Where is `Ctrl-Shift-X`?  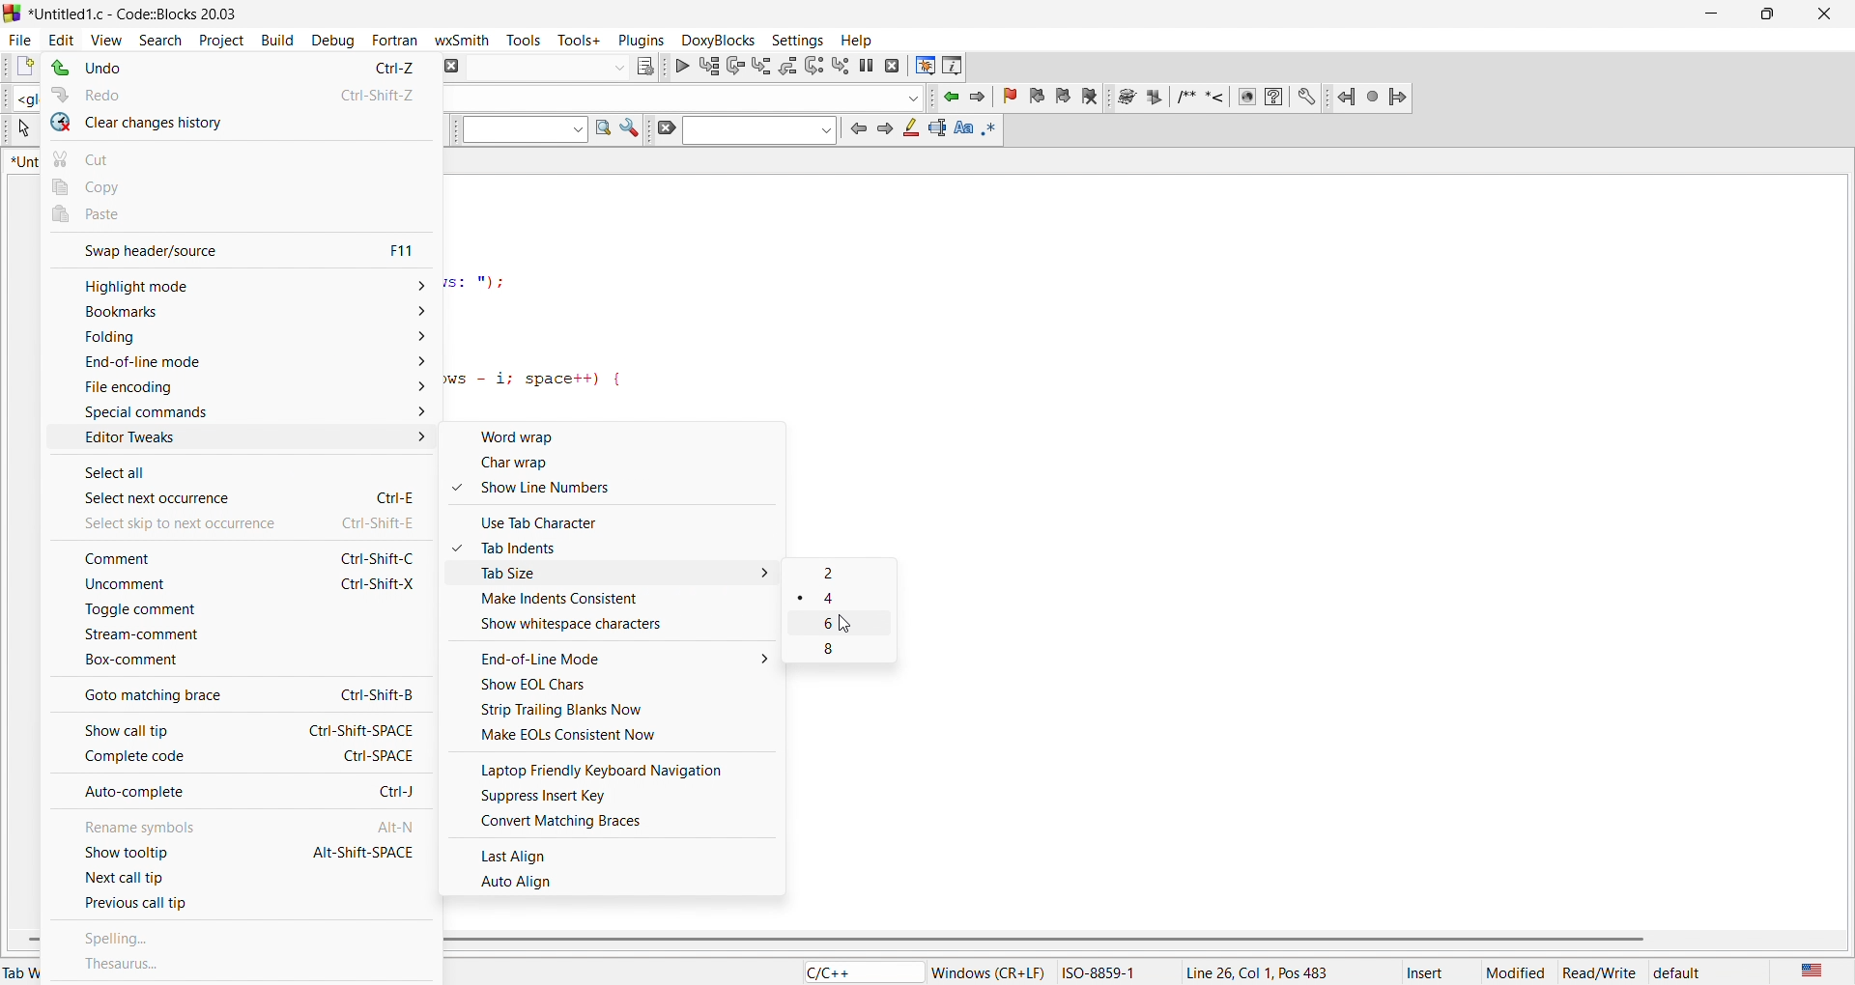 Ctrl-Shift-X is located at coordinates (379, 585).